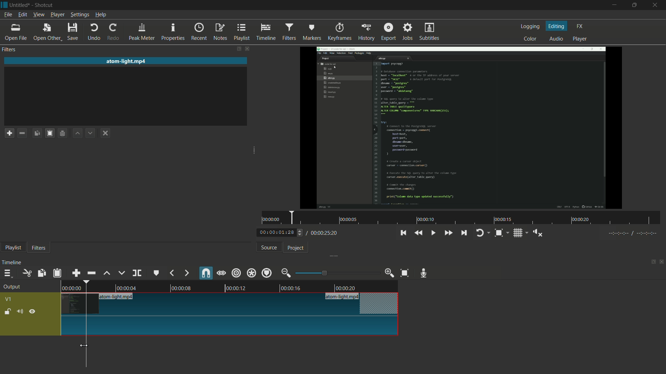  Describe the element at coordinates (613, 5) in the screenshot. I see `minimize` at that location.